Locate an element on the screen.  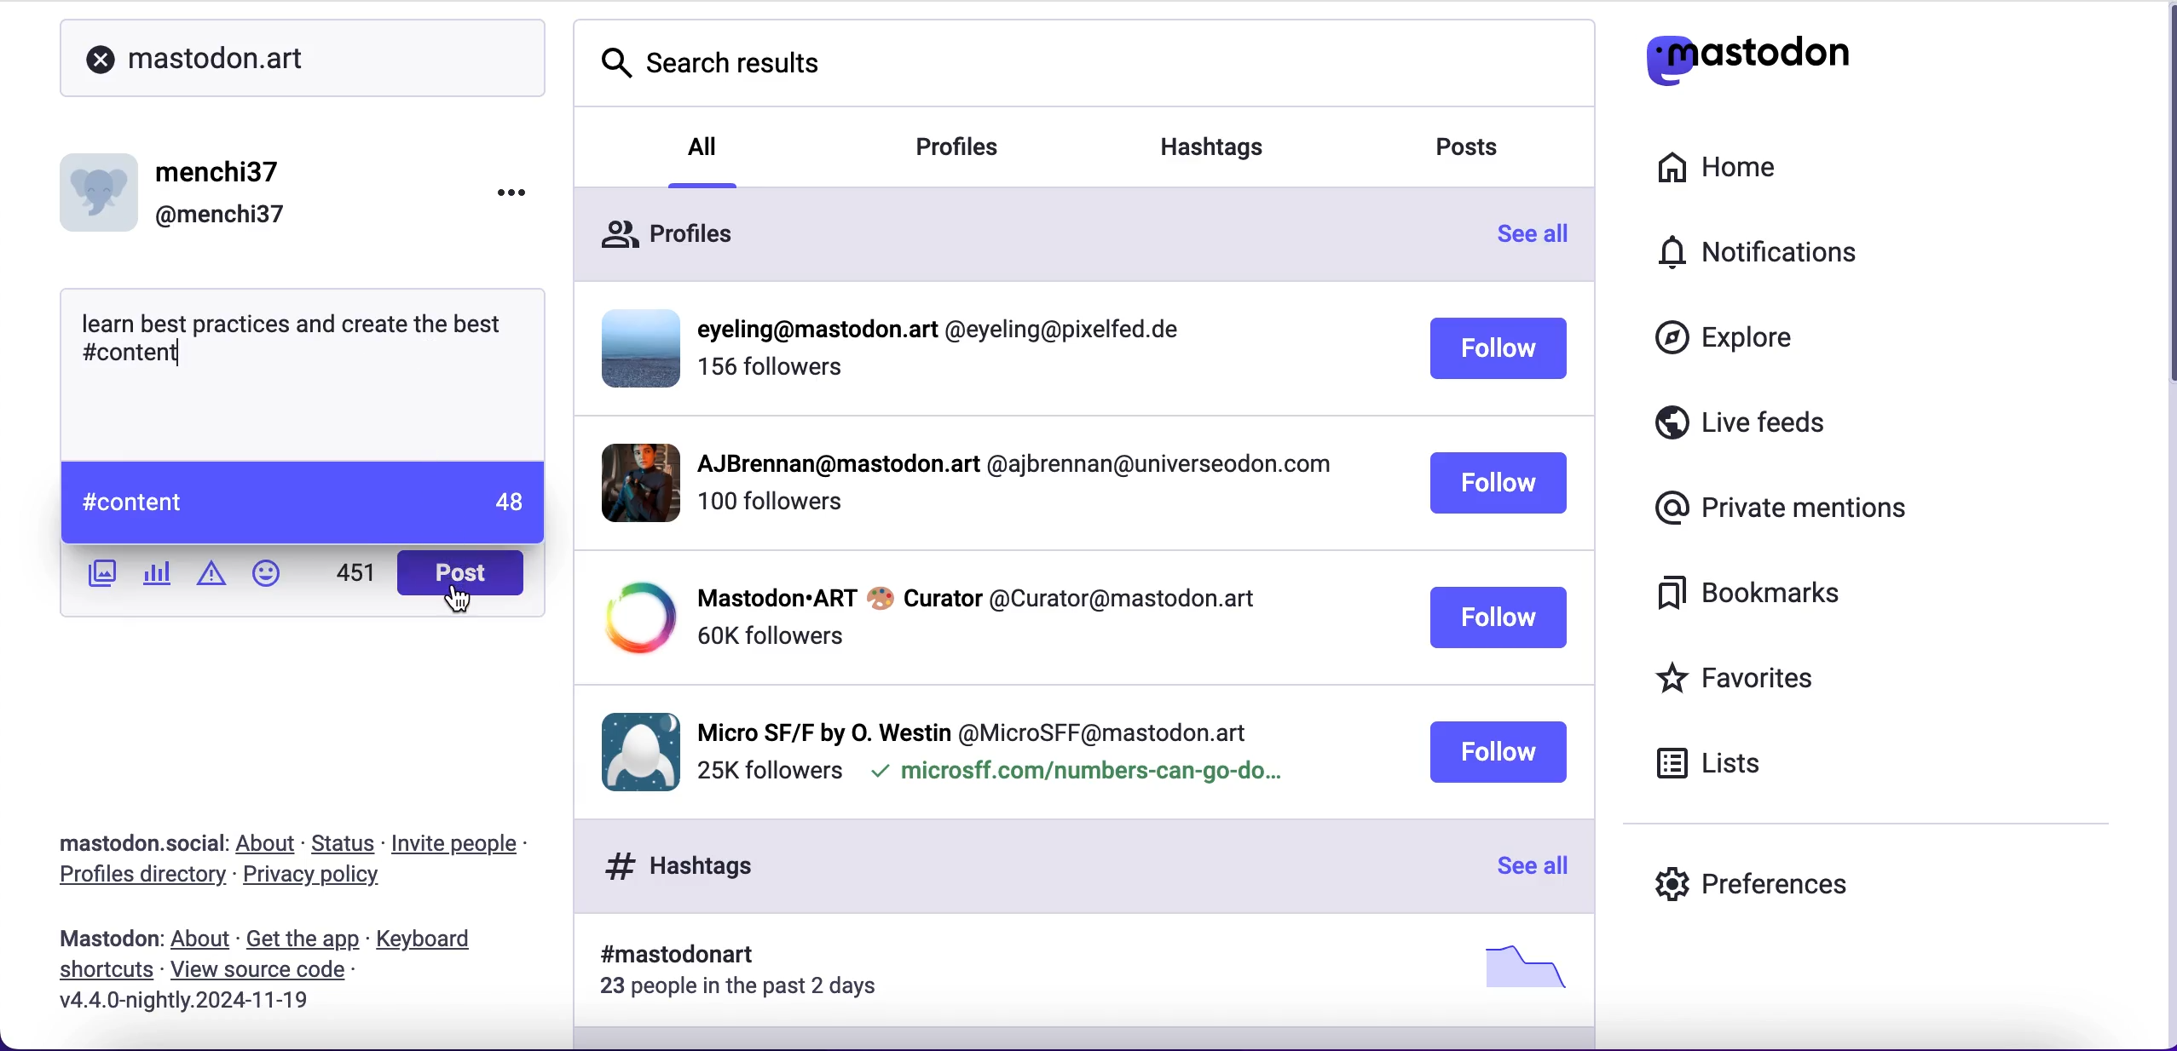
lists is located at coordinates (1723, 768).